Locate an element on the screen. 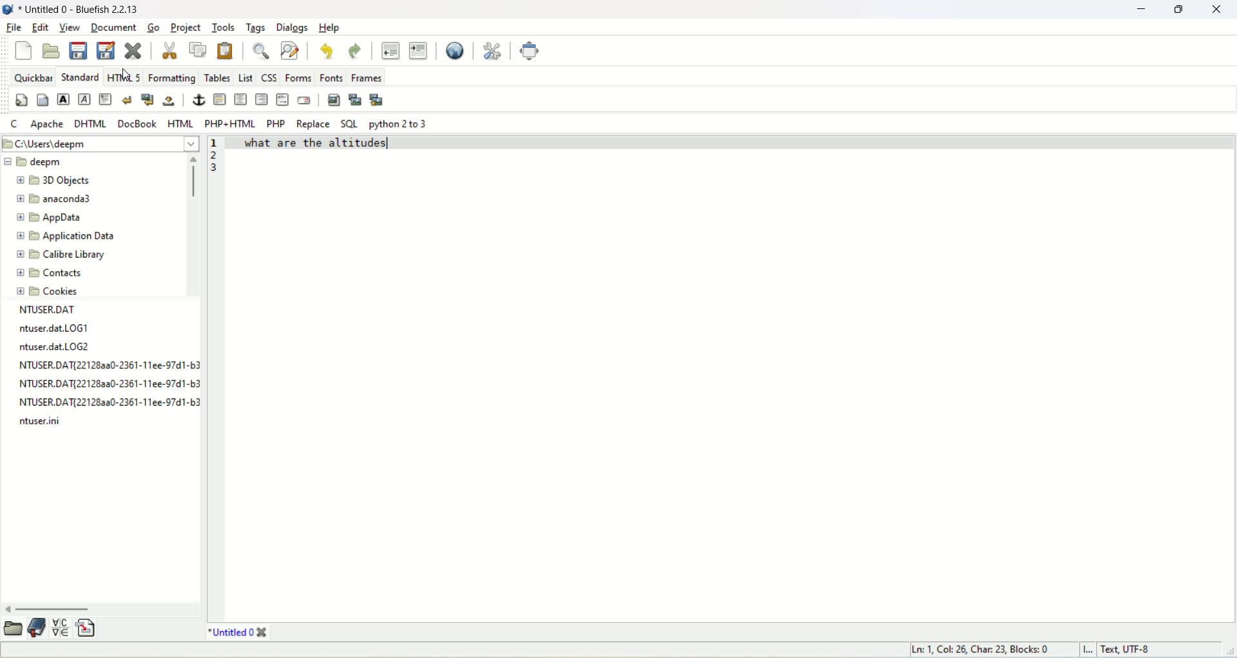 This screenshot has height=658, width=1237. fullscreen is located at coordinates (530, 51).